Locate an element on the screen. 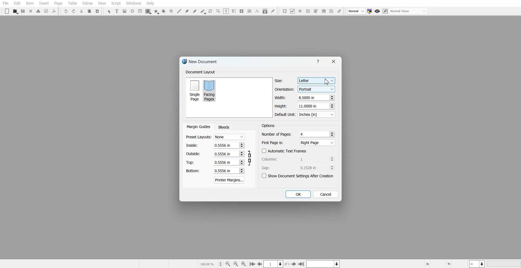 Image resolution: width=521 pixels, height=268 pixels. Zoom Out is located at coordinates (228, 264).